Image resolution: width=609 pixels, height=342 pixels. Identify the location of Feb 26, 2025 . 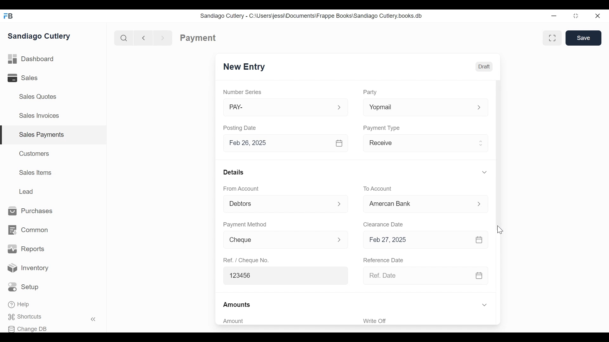
(278, 143).